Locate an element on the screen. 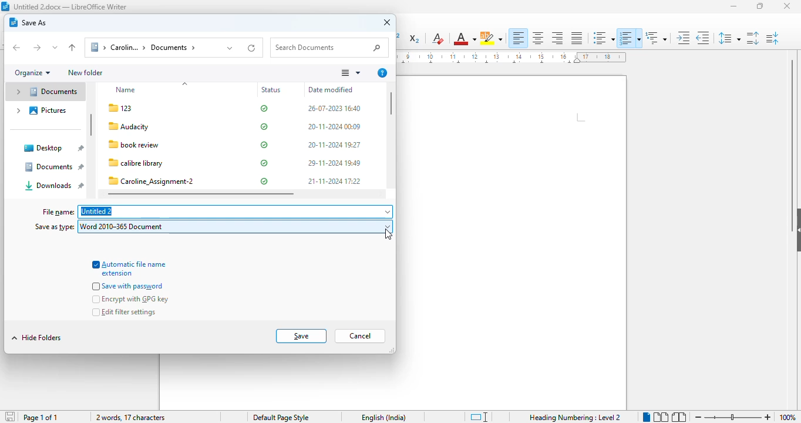 The width and height of the screenshot is (801, 423). previous locations is located at coordinates (230, 48).